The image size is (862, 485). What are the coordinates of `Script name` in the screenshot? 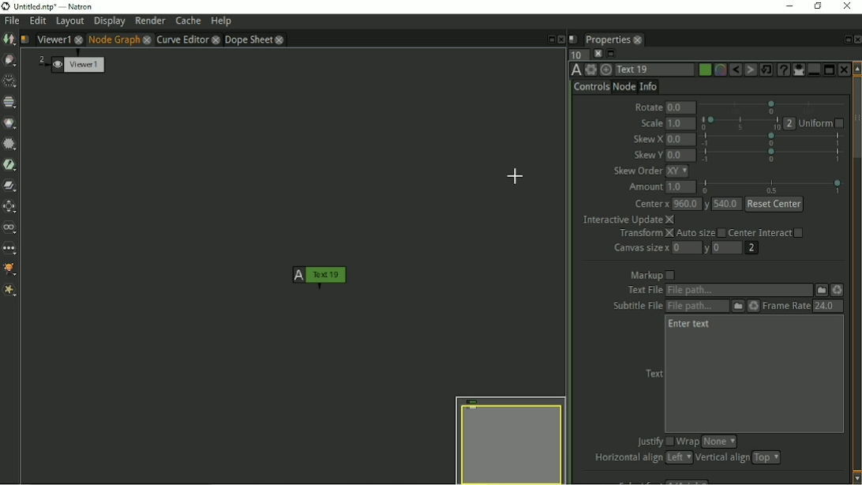 It's located at (26, 40).